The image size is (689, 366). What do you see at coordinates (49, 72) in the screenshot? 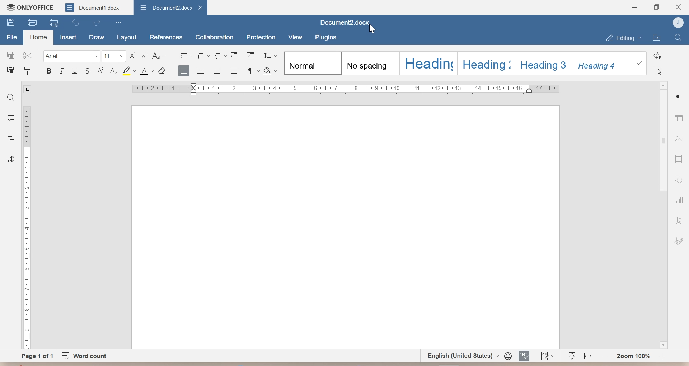
I see `Bold` at bounding box center [49, 72].